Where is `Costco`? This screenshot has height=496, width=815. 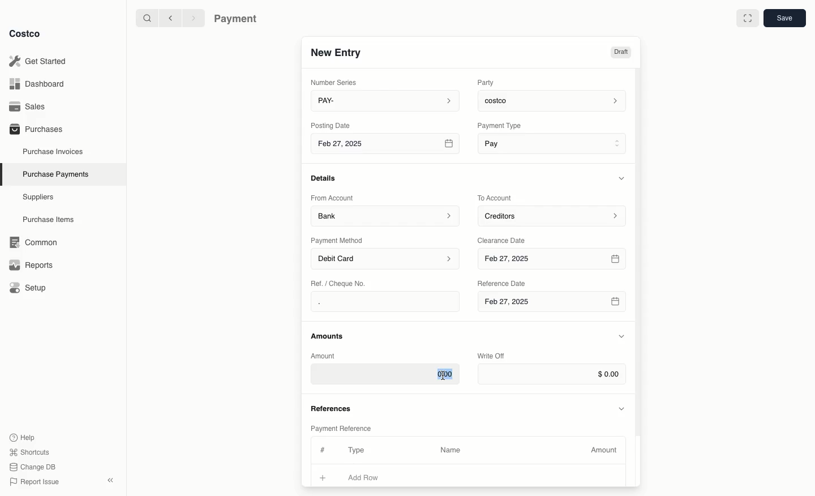
Costco is located at coordinates (24, 33).